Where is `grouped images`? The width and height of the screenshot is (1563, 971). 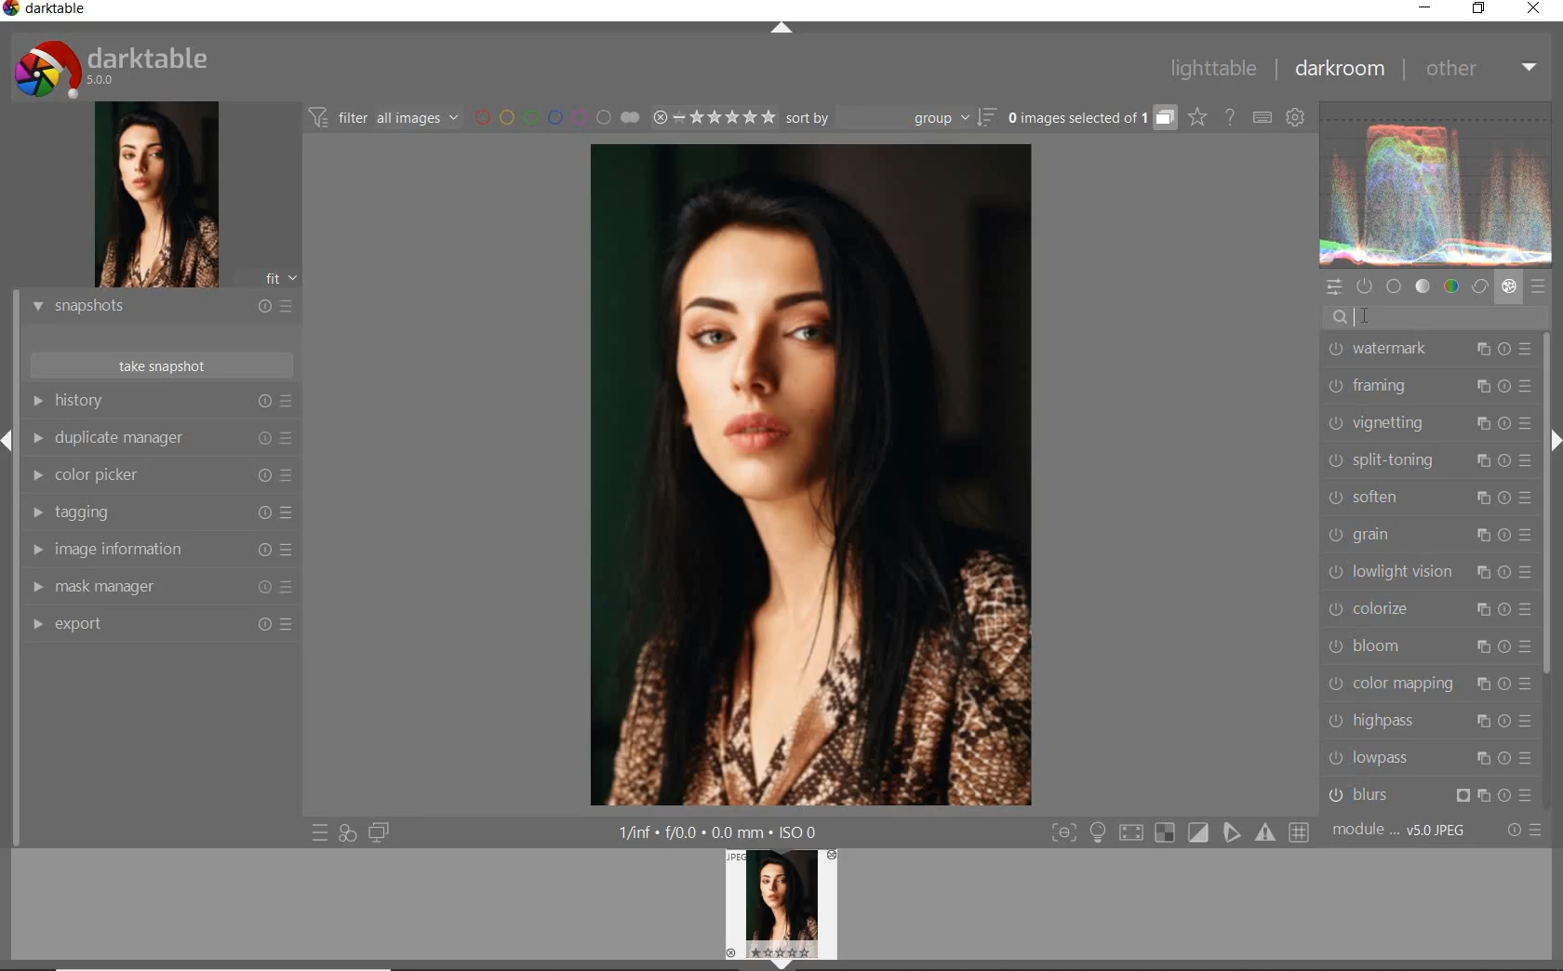
grouped images is located at coordinates (1092, 119).